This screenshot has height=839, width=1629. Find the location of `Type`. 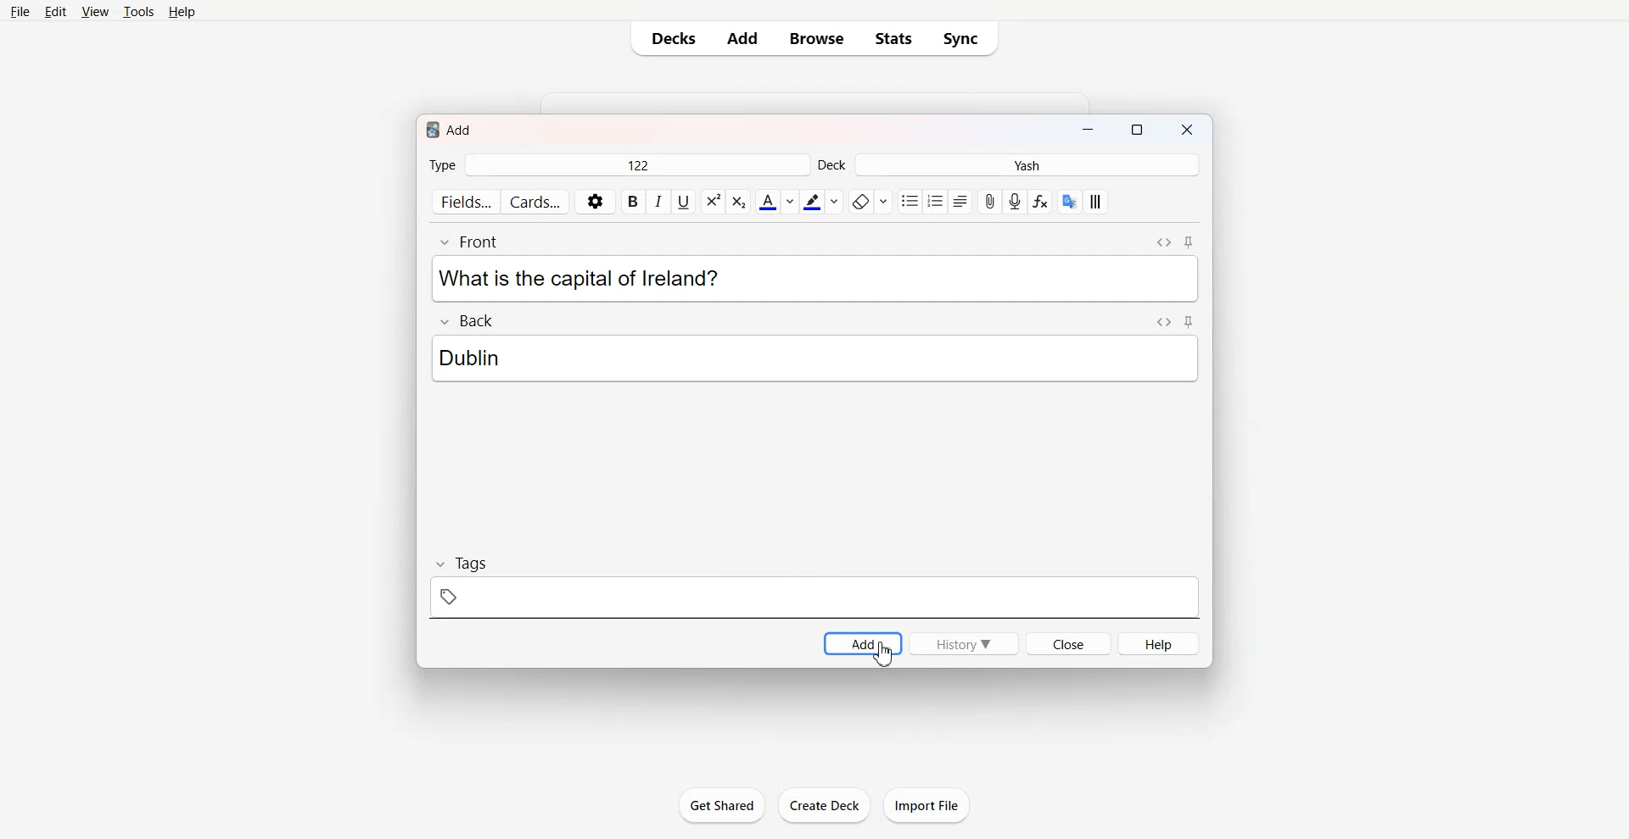

Type is located at coordinates (618, 166).